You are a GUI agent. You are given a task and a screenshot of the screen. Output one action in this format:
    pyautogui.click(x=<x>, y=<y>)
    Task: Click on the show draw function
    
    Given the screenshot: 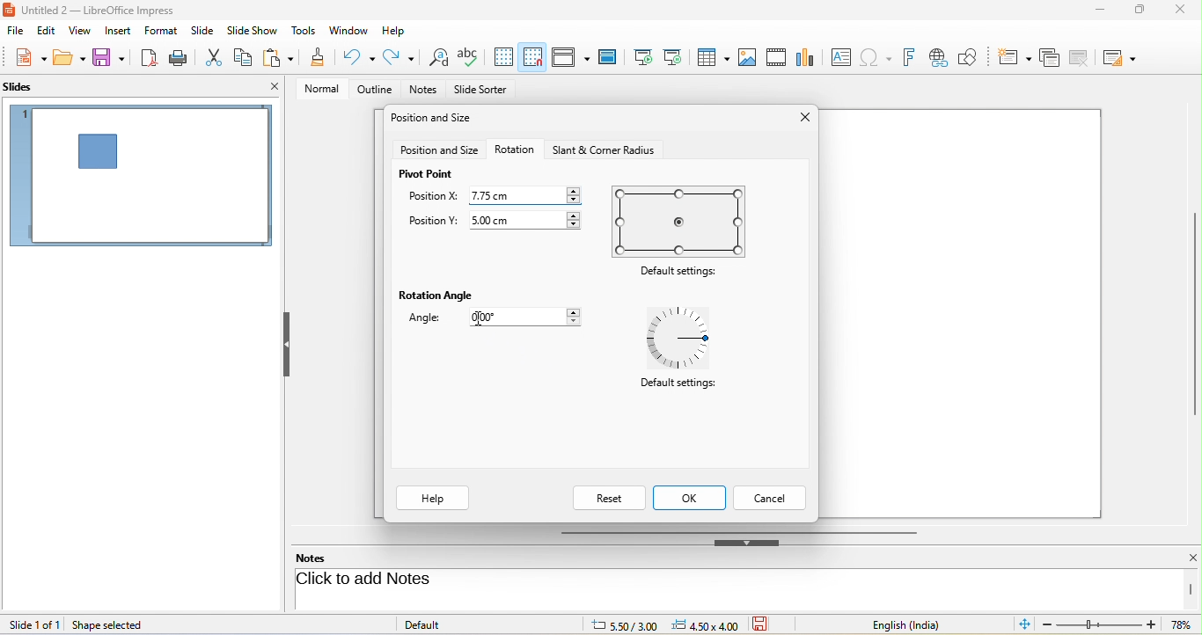 What is the action you would take?
    pyautogui.click(x=976, y=55)
    